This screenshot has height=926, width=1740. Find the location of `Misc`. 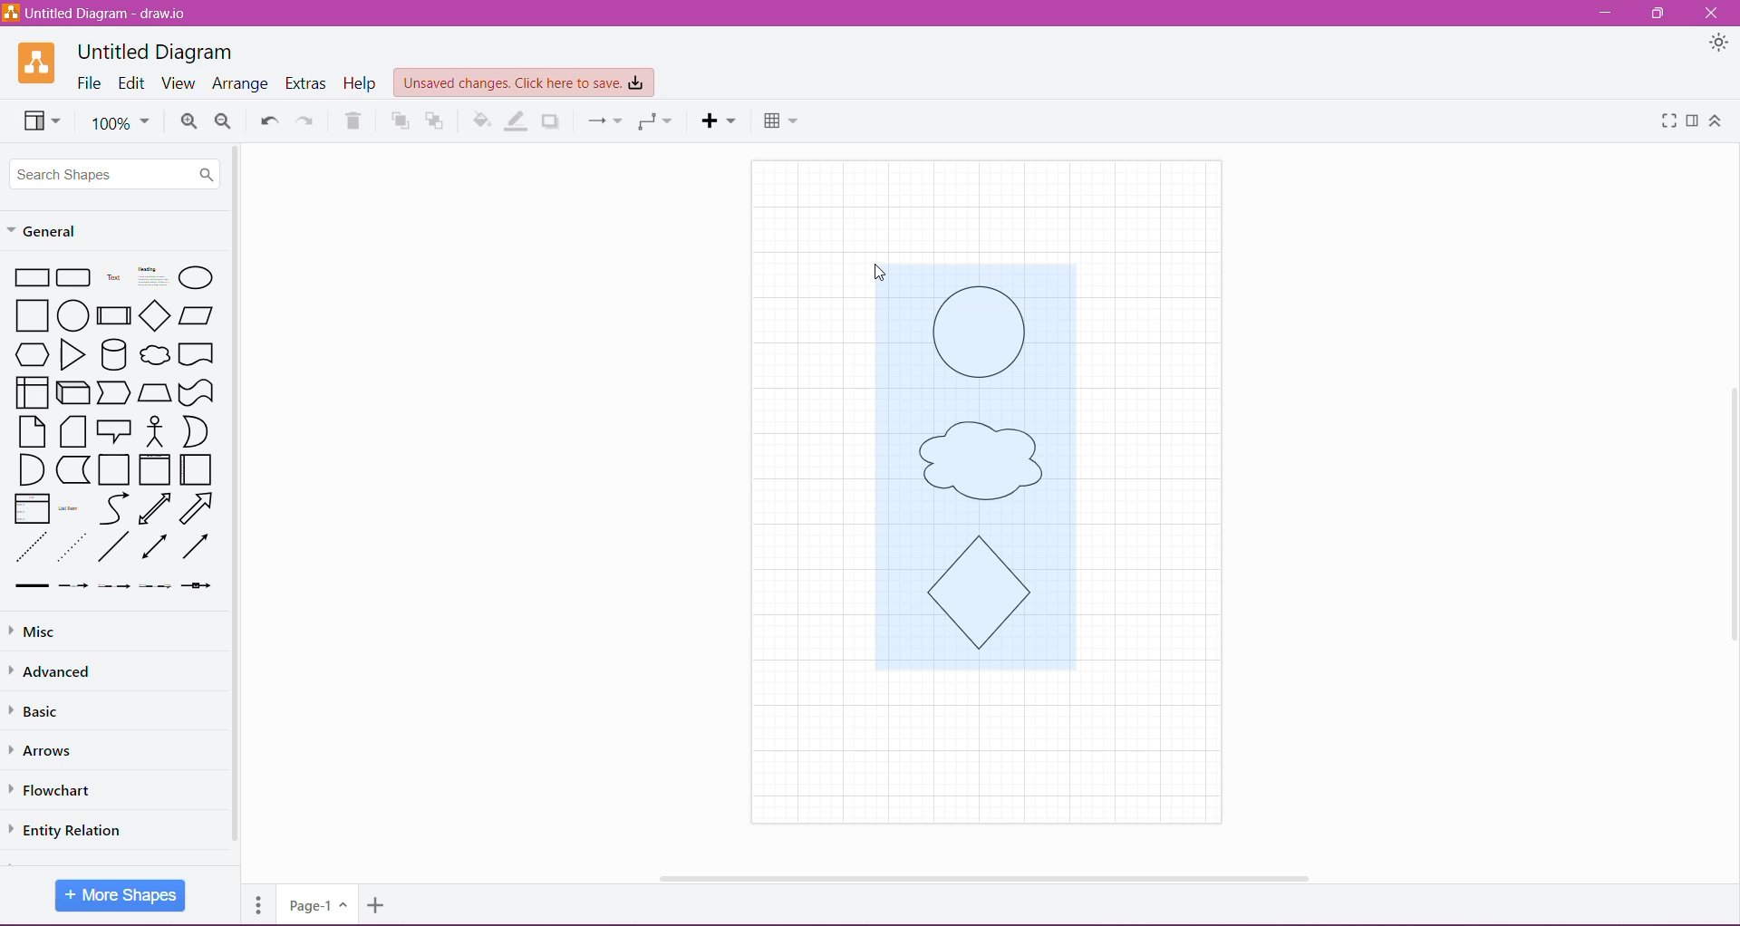

Misc is located at coordinates (35, 632).